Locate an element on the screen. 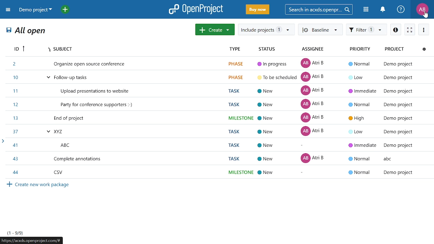 This screenshot has height=244, width=434. task titled "Party for conference supporters" is located at coordinates (218, 105).